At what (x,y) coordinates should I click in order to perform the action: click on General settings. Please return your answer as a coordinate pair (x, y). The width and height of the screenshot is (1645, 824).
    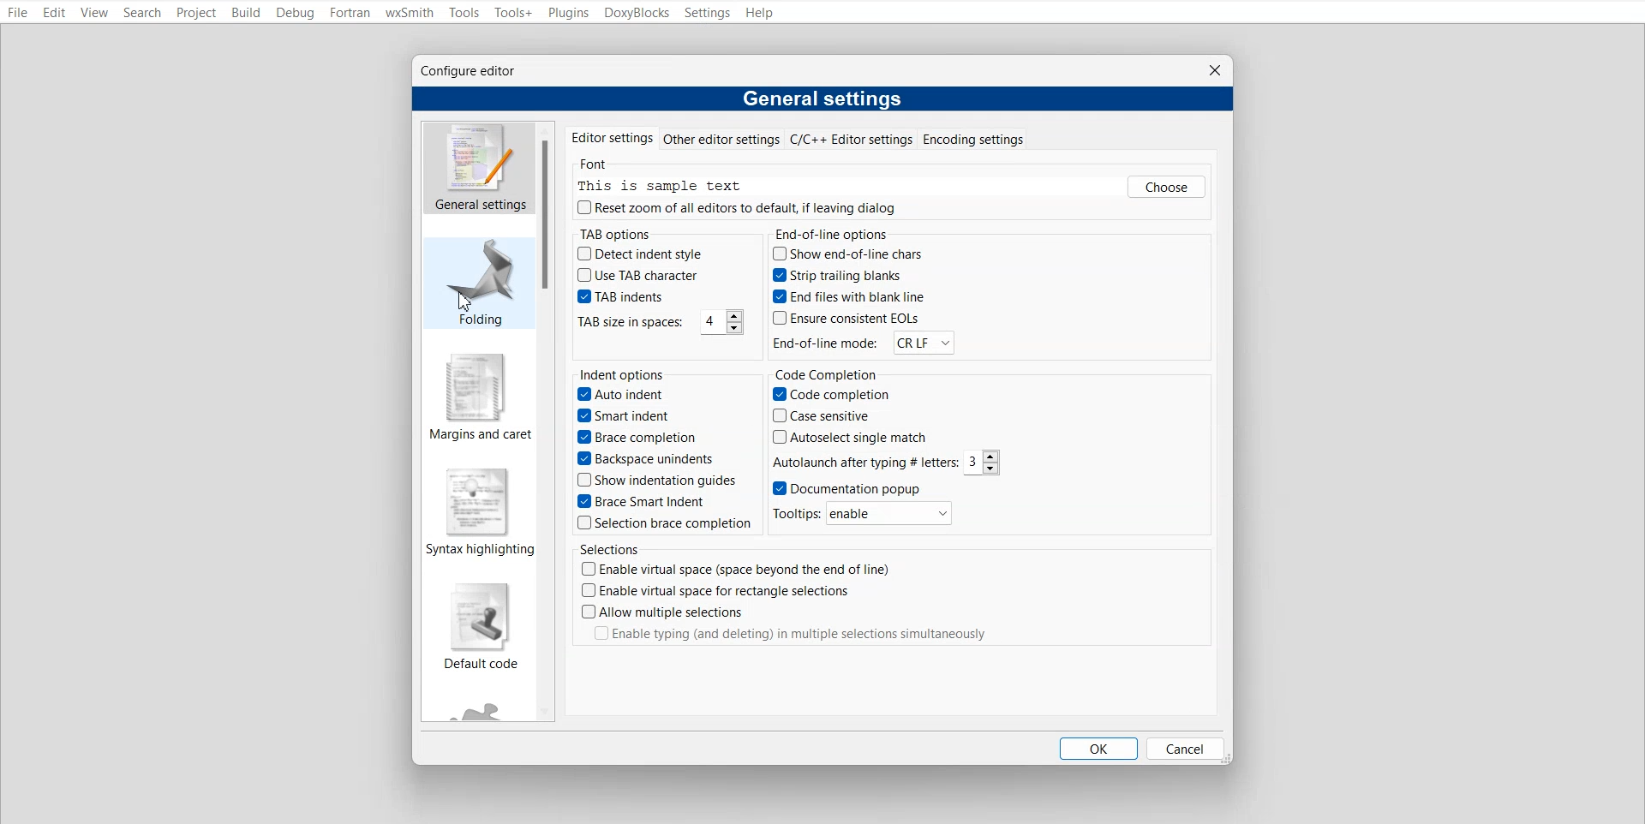
    Looking at the image, I should click on (826, 99).